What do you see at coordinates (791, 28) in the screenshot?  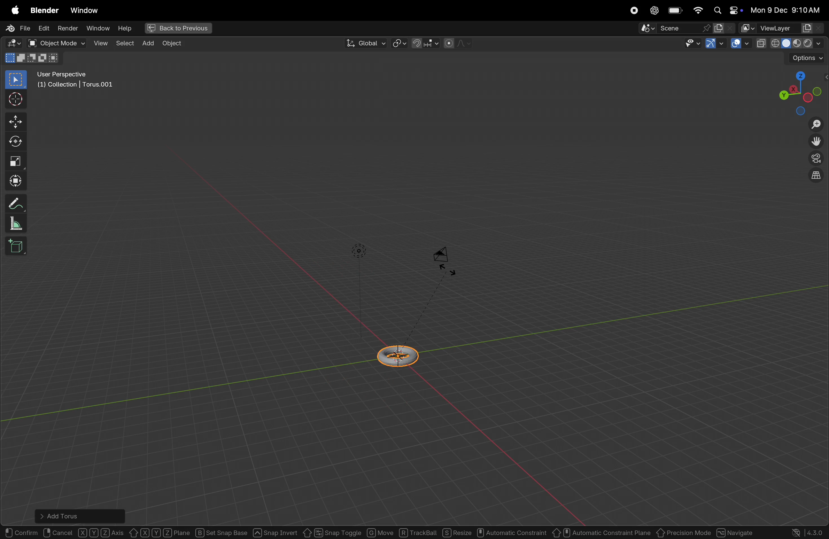 I see `view layers` at bounding box center [791, 28].